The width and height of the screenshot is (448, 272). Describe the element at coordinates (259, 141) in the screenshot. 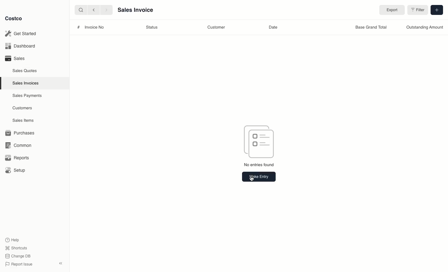

I see `Emblem` at that location.